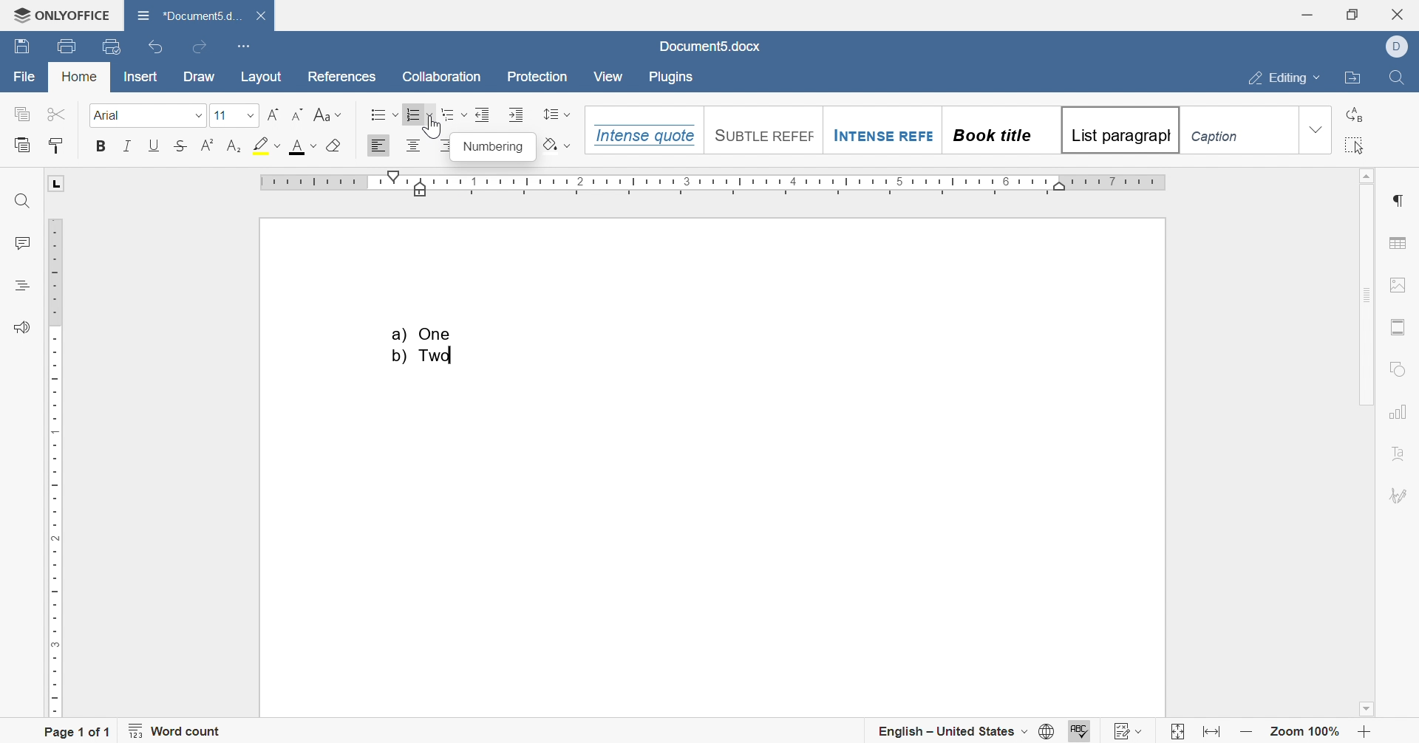 This screenshot has width=1419, height=743. I want to click on copy, so click(22, 114).